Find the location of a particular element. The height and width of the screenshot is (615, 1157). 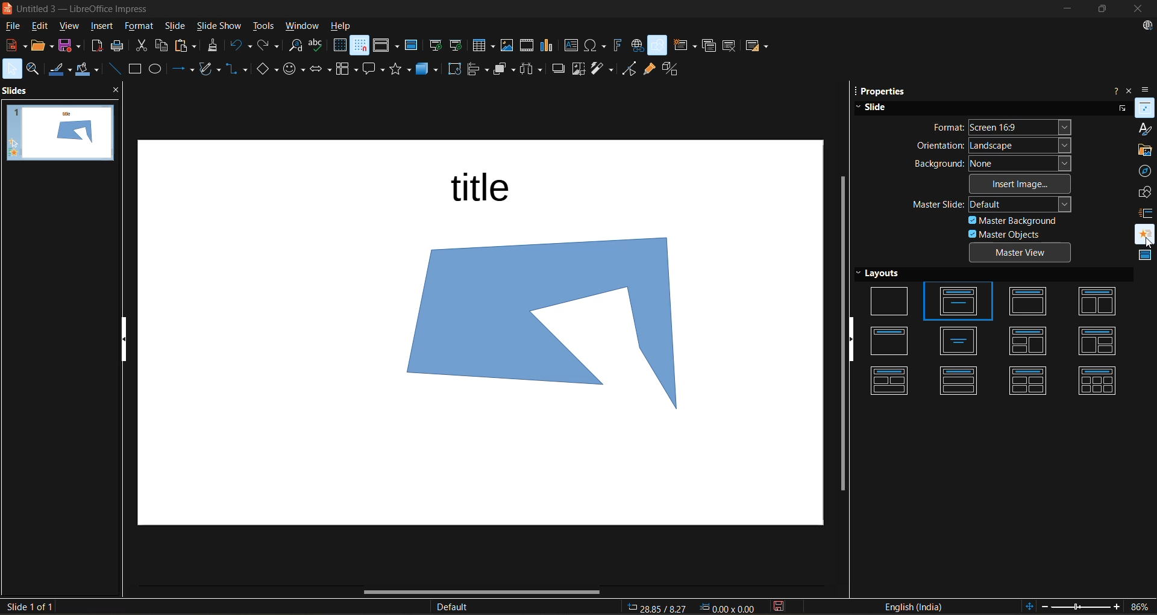

display grid is located at coordinates (339, 46).